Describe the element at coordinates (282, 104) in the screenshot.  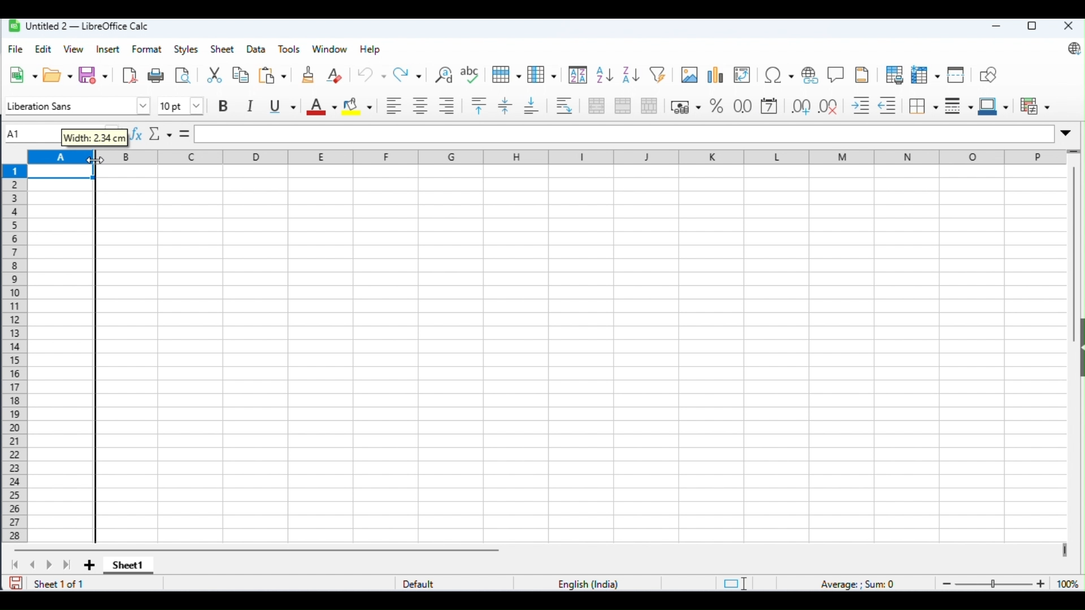
I see `underline` at that location.